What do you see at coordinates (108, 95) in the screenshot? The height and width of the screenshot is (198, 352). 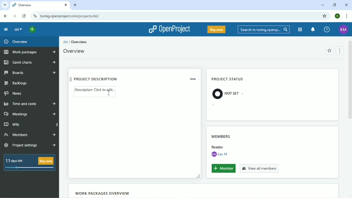 I see `cursor` at bounding box center [108, 95].